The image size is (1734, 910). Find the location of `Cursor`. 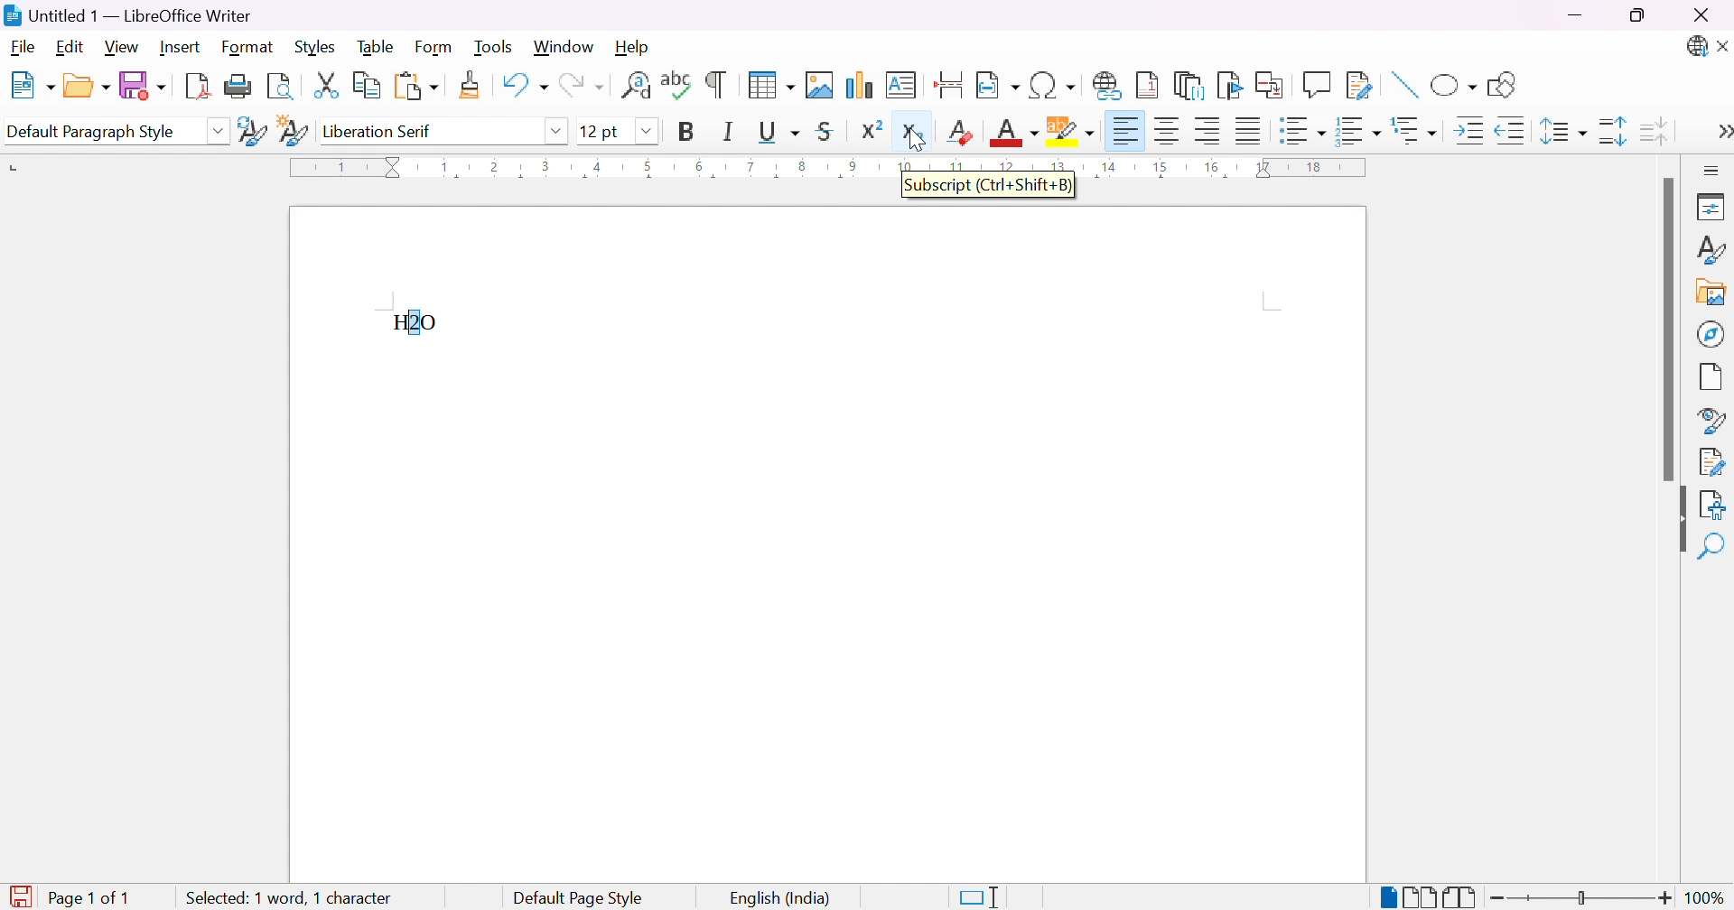

Cursor is located at coordinates (914, 143).